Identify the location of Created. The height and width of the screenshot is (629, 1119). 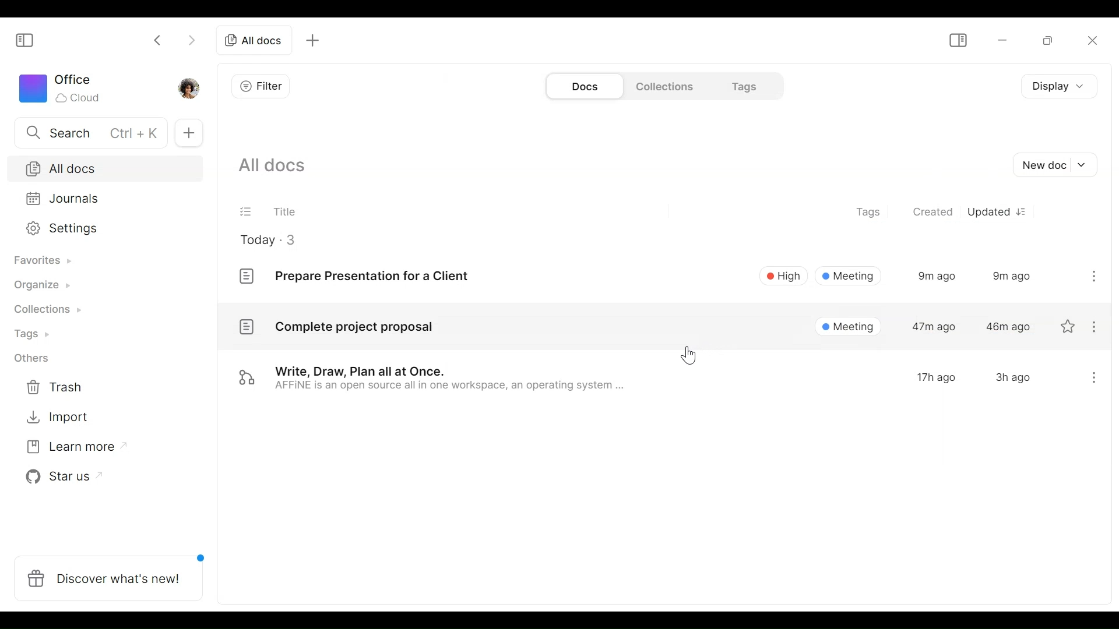
(931, 213).